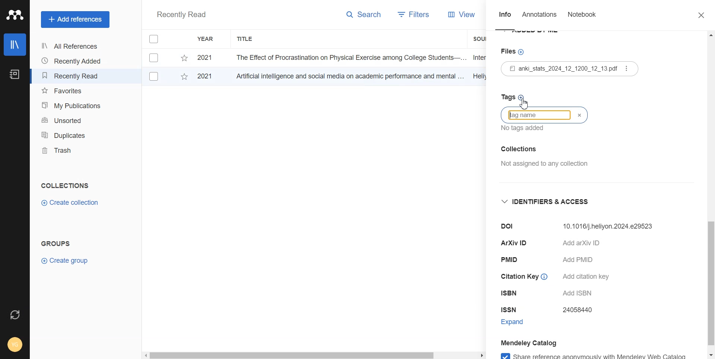 The image size is (715, 359). I want to click on Text, so click(181, 15).